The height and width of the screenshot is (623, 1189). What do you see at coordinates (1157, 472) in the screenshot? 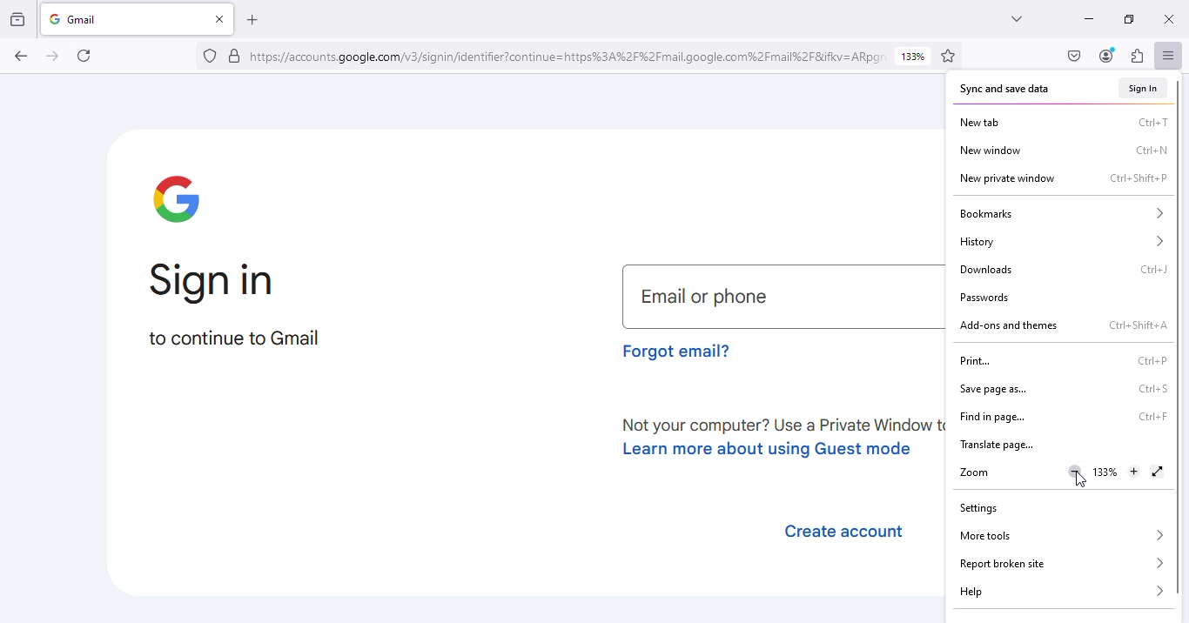
I see `display the window in full screen` at bounding box center [1157, 472].